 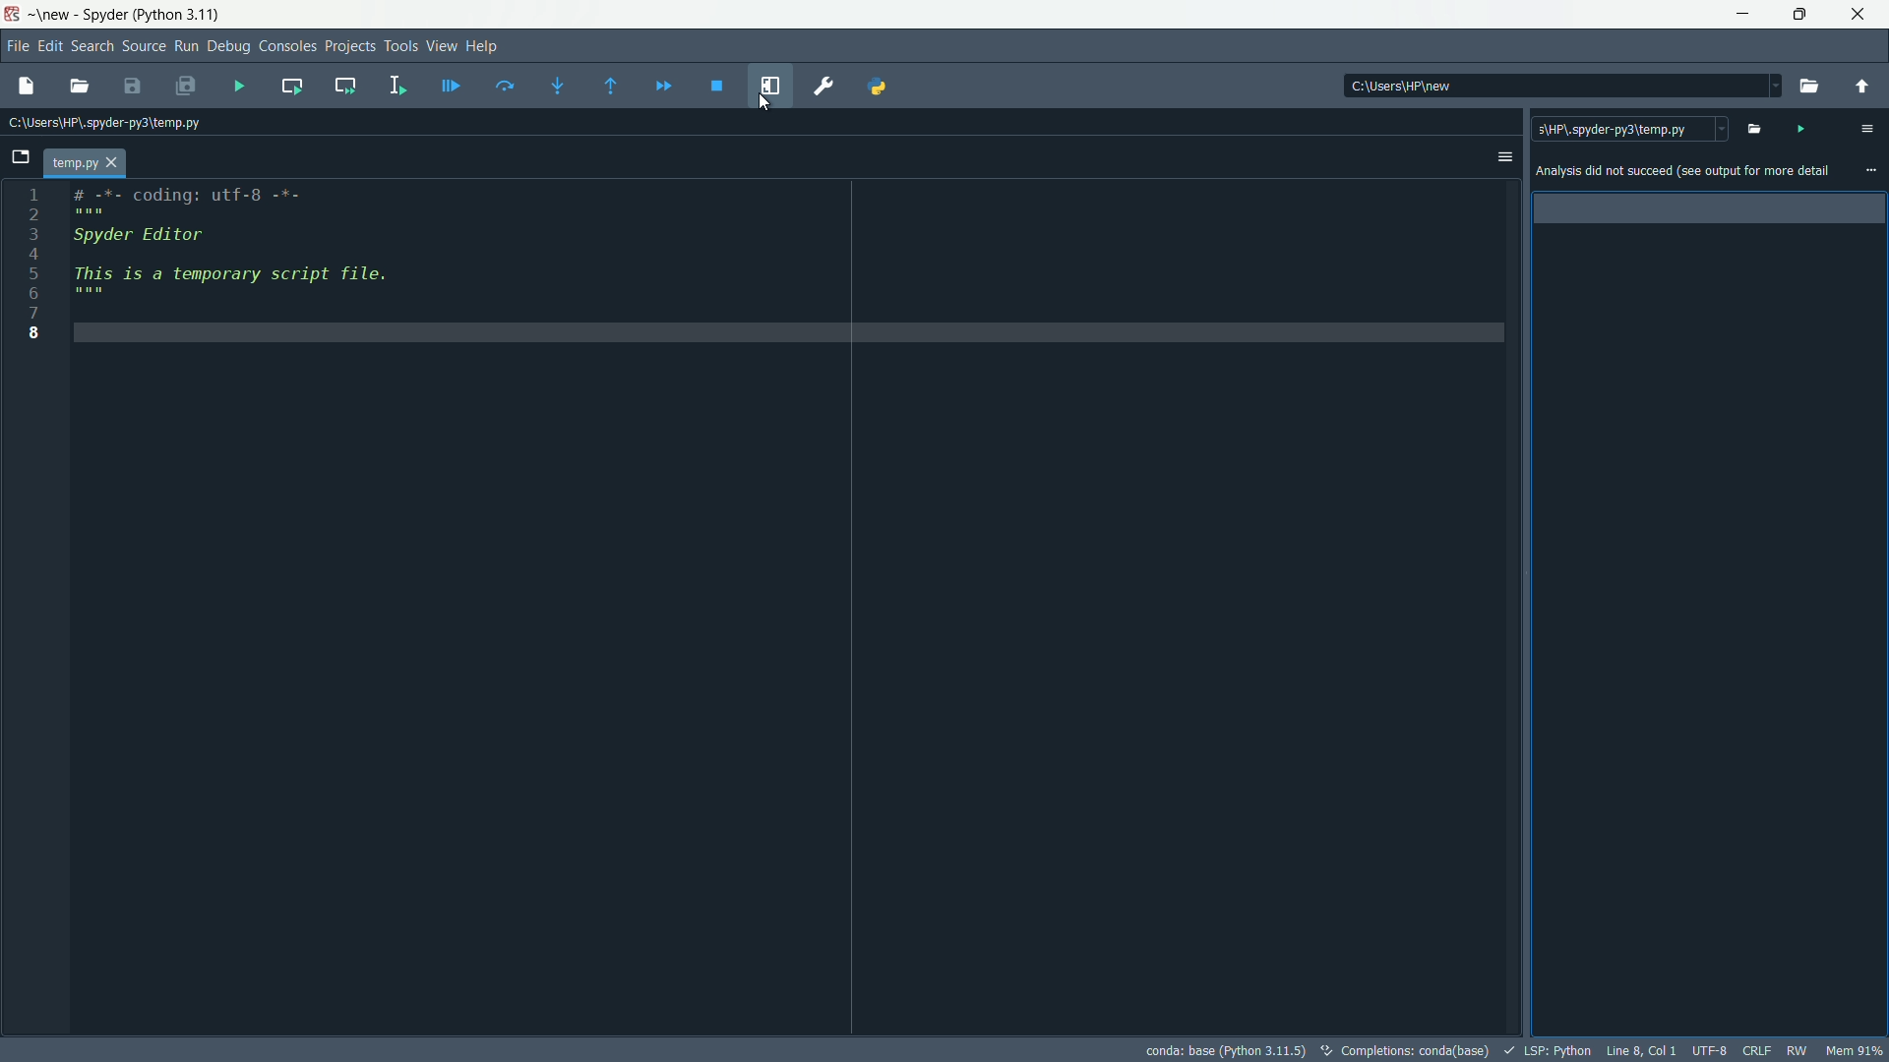 I want to click on # -*- coding: utf-8 -*-
Spyder Editor
his is a temporary script file., so click(x=787, y=402).